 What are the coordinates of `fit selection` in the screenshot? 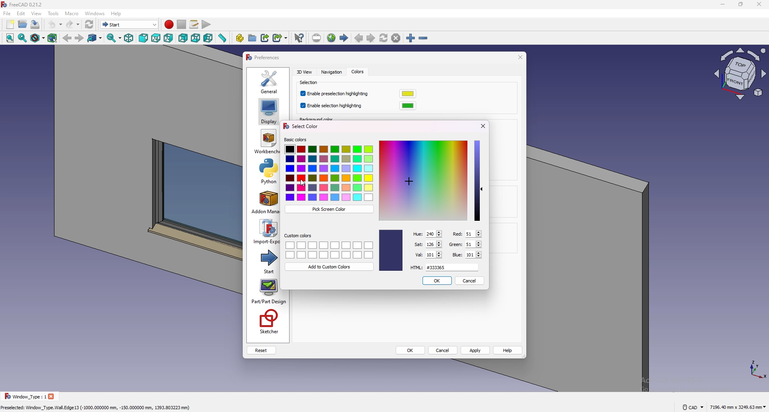 It's located at (22, 38).